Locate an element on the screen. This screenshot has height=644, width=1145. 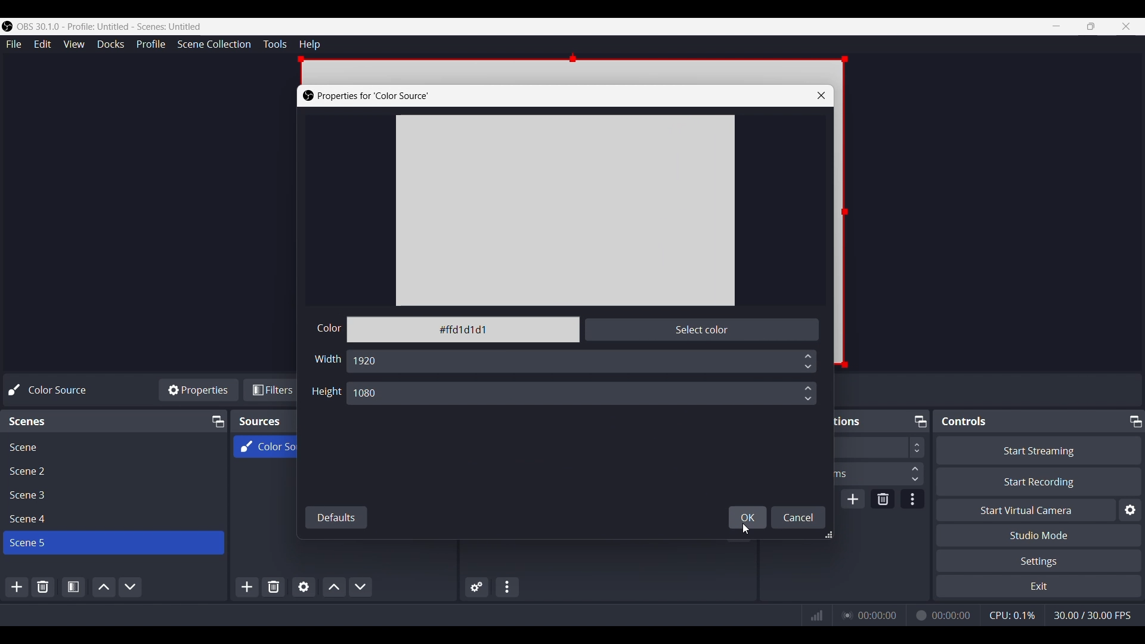
Move Sources Up  is located at coordinates (333, 587).